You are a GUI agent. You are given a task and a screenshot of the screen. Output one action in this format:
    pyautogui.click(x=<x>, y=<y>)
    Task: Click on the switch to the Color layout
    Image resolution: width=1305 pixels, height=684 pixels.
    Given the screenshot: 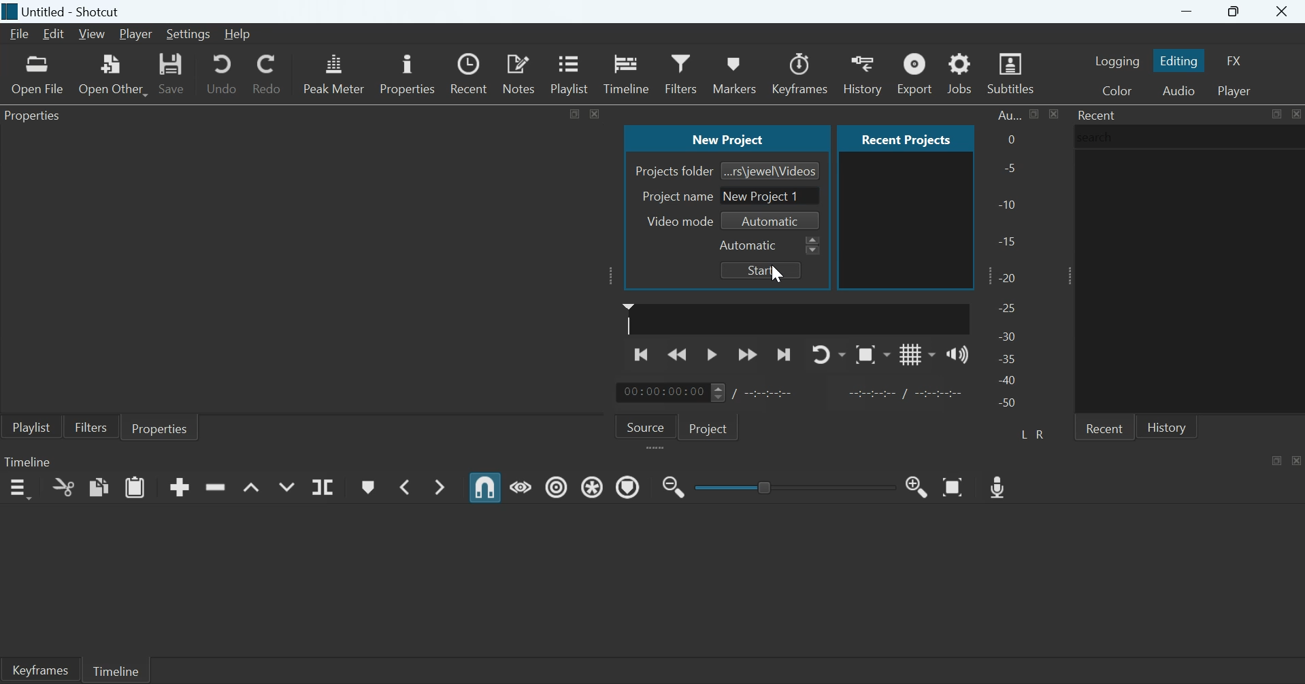 What is the action you would take?
    pyautogui.click(x=1117, y=90)
    